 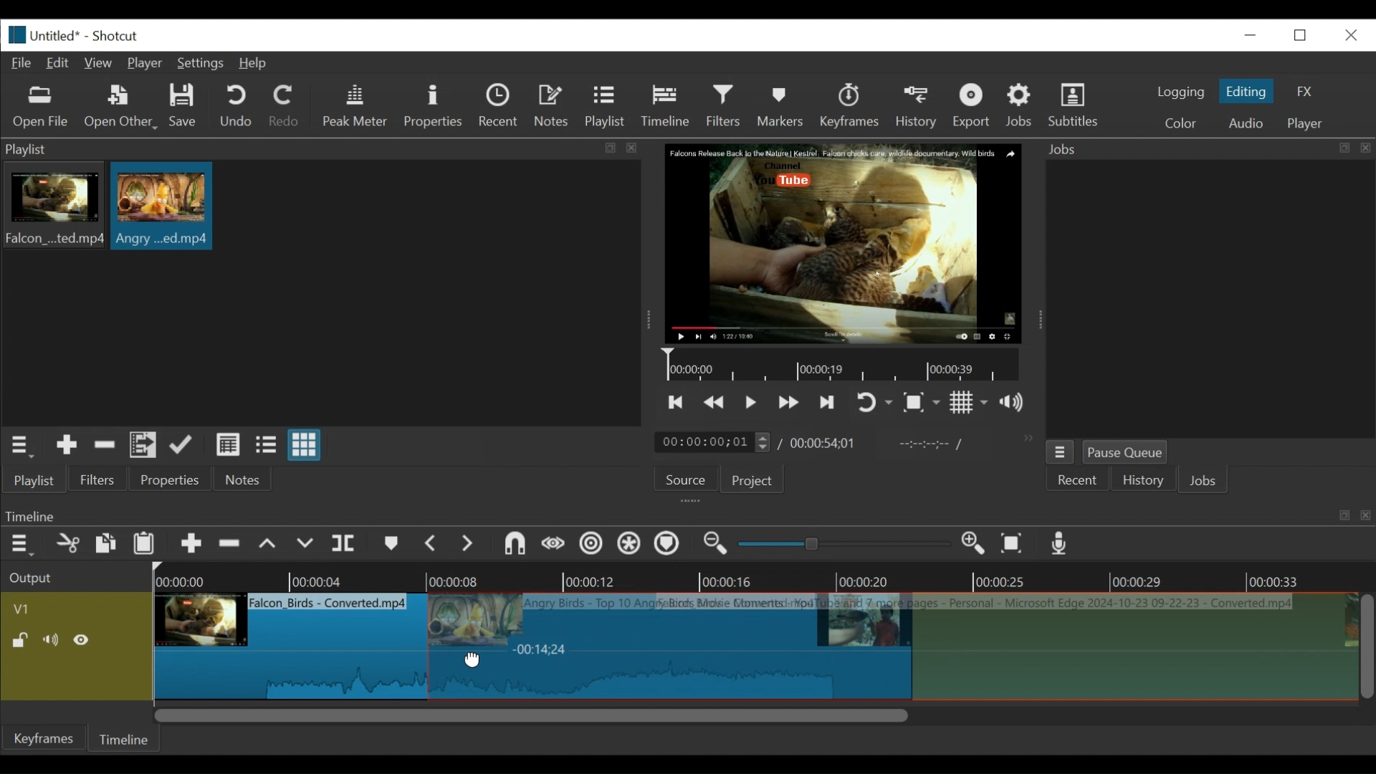 What do you see at coordinates (307, 544) in the screenshot?
I see `overwrite` at bounding box center [307, 544].